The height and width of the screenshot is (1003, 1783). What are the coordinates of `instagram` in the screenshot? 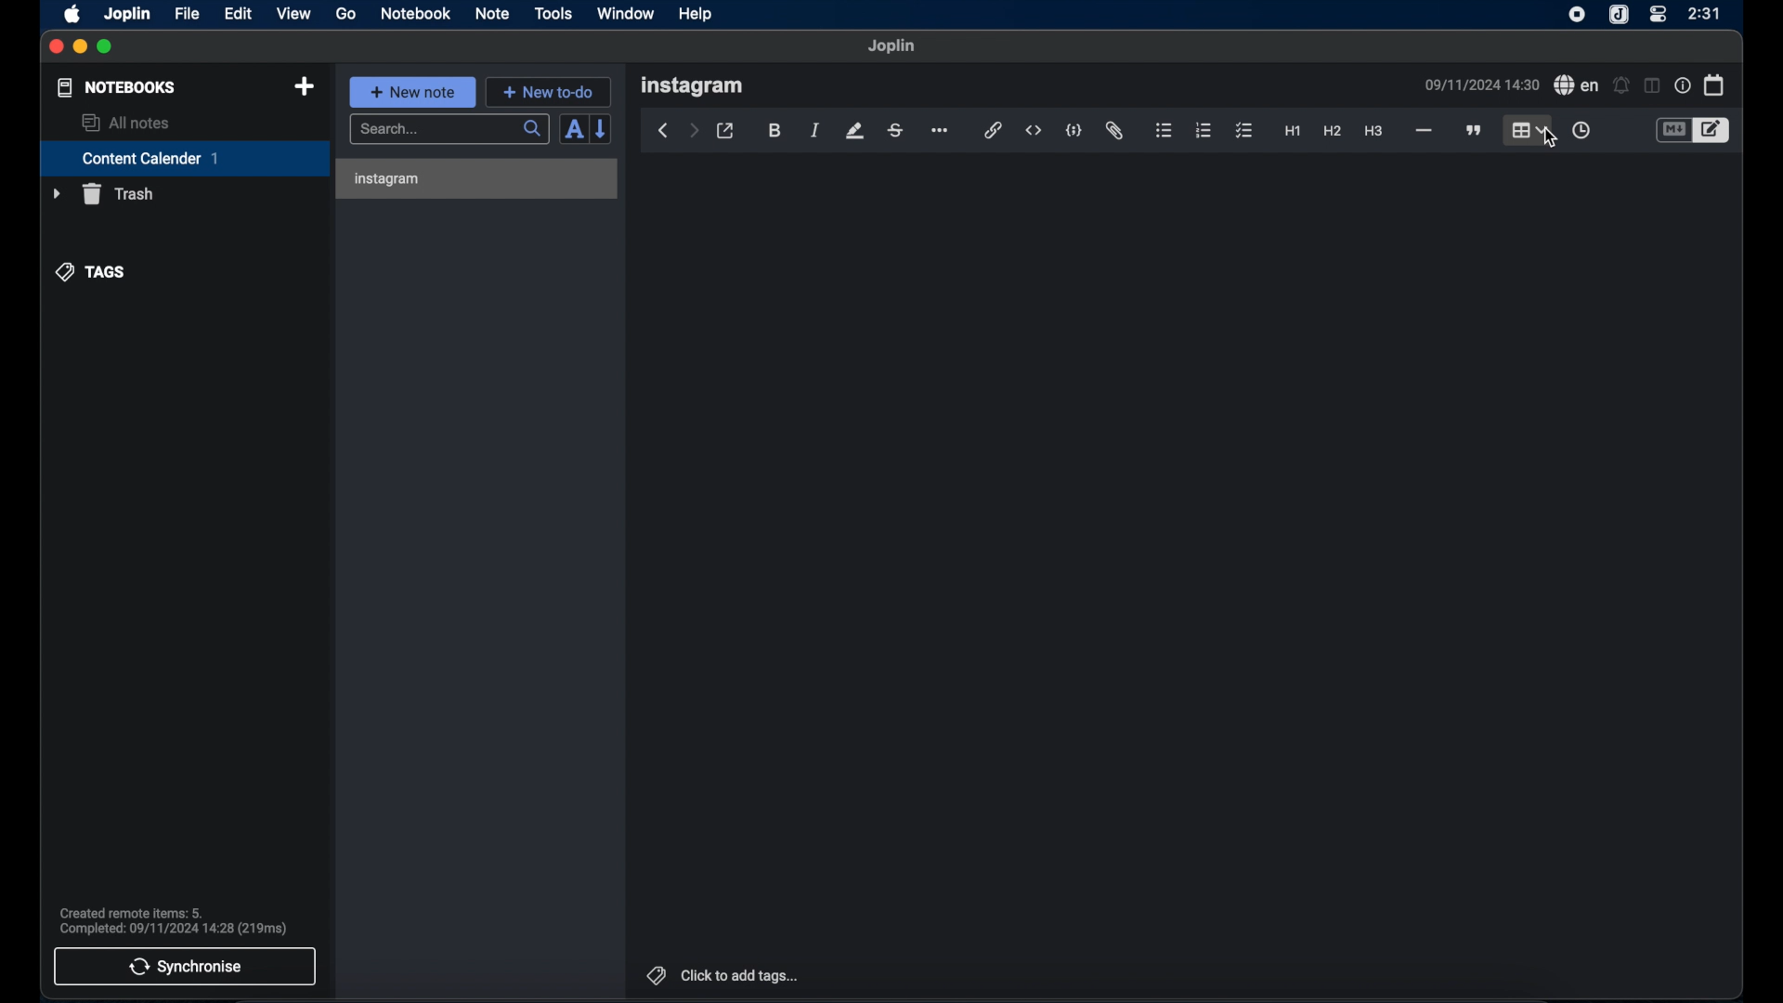 It's located at (390, 179).